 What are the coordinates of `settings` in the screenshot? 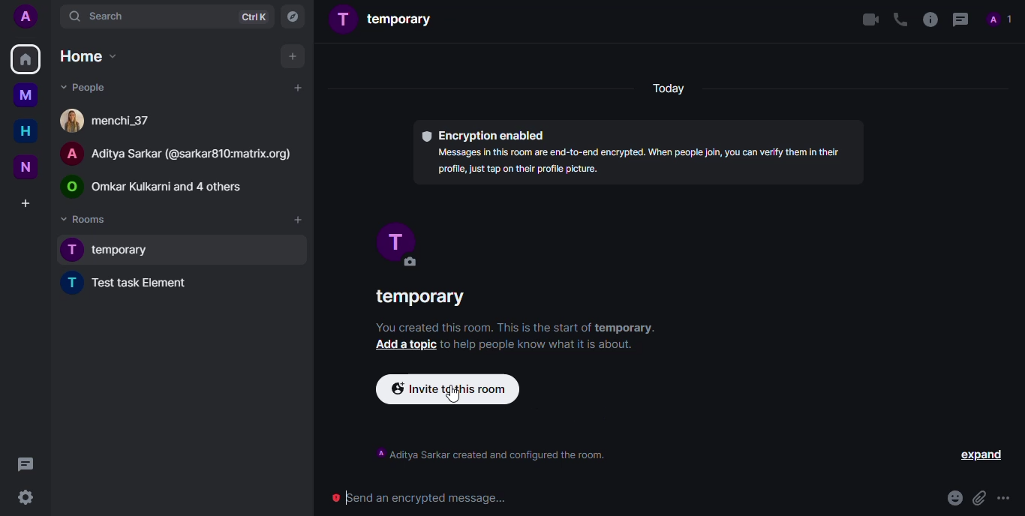 It's located at (26, 497).